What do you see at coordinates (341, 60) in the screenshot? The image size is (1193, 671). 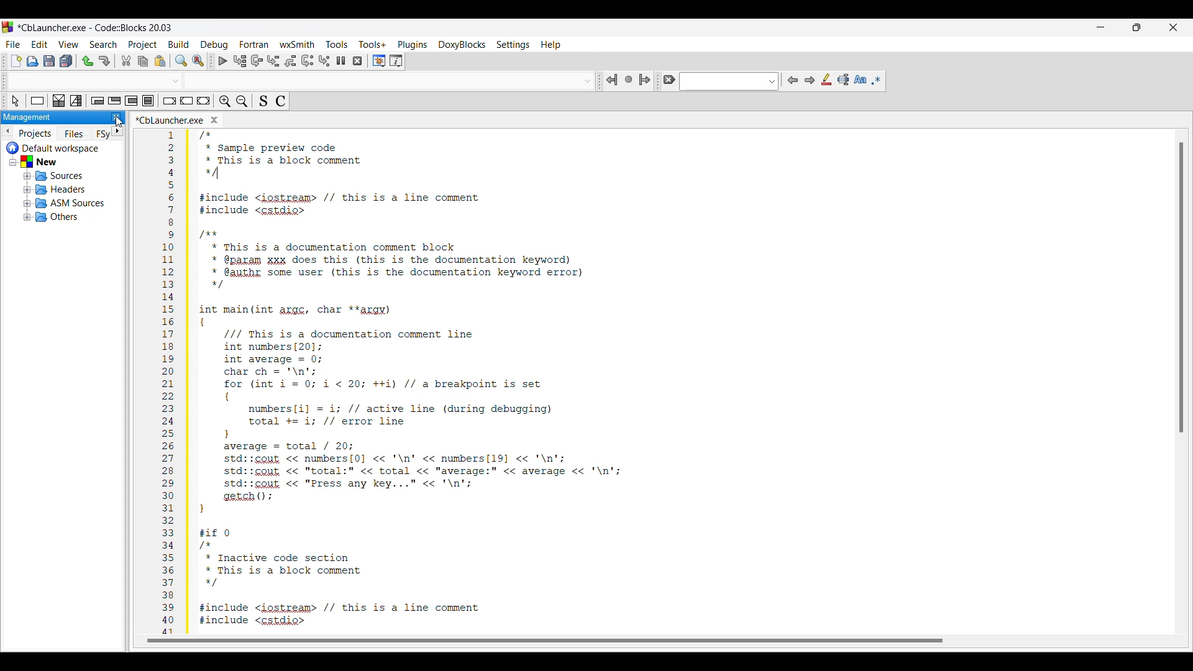 I see `Break debugger` at bounding box center [341, 60].